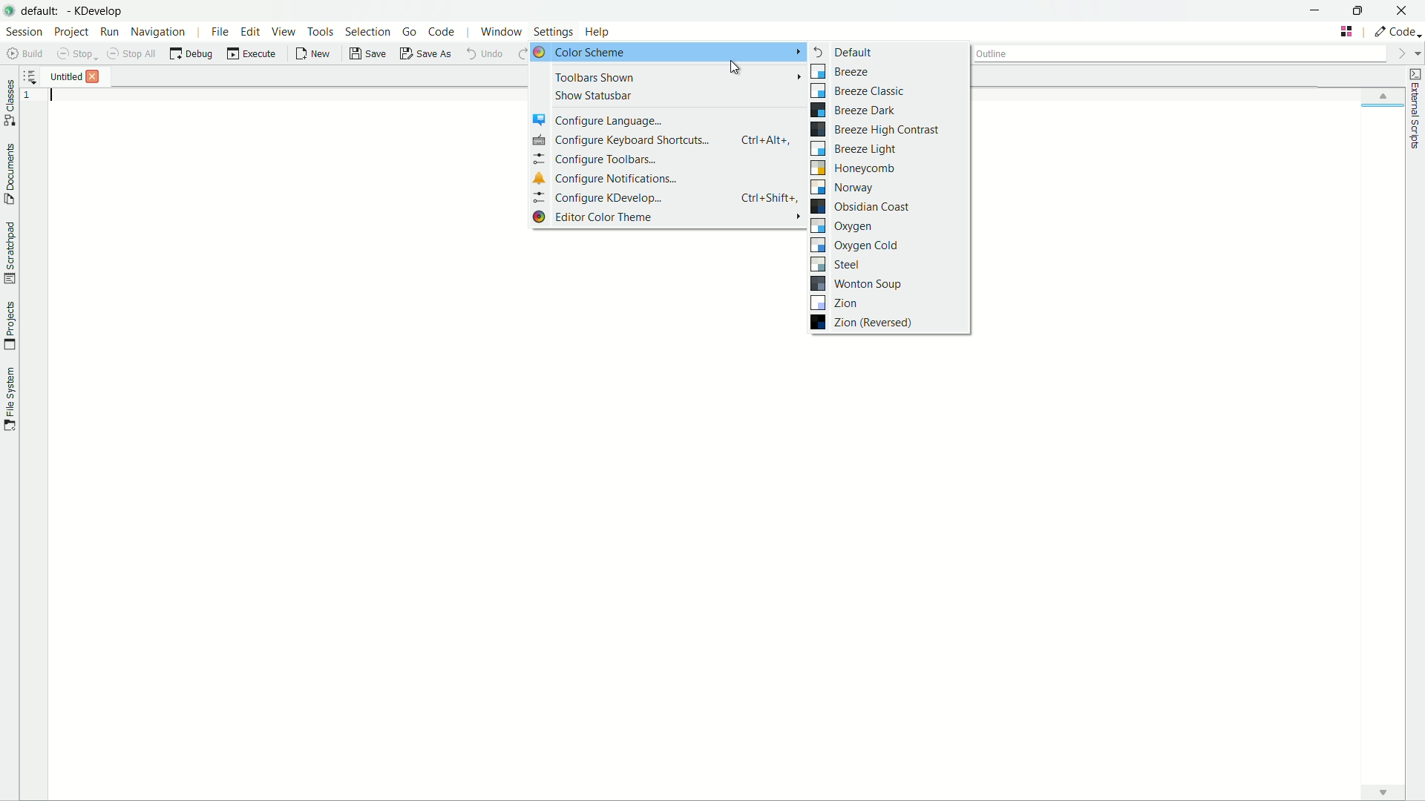  Describe the element at coordinates (1396, 31) in the screenshot. I see `execute actions to change the area` at that location.